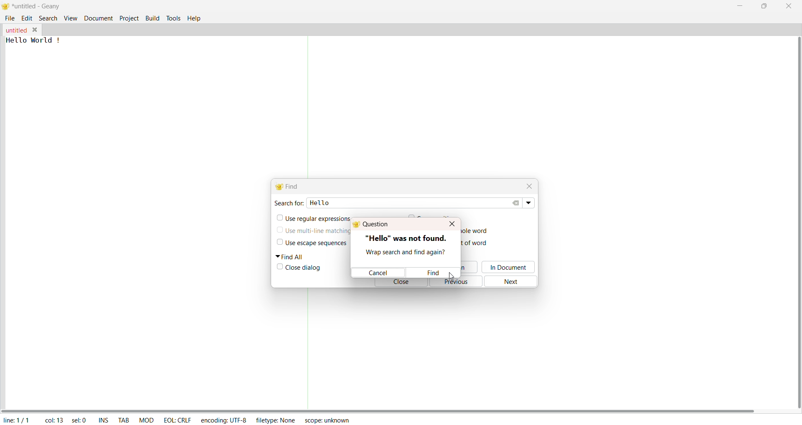 The height and width of the screenshot is (425, 802). Describe the element at coordinates (459, 282) in the screenshot. I see `Previous` at that location.